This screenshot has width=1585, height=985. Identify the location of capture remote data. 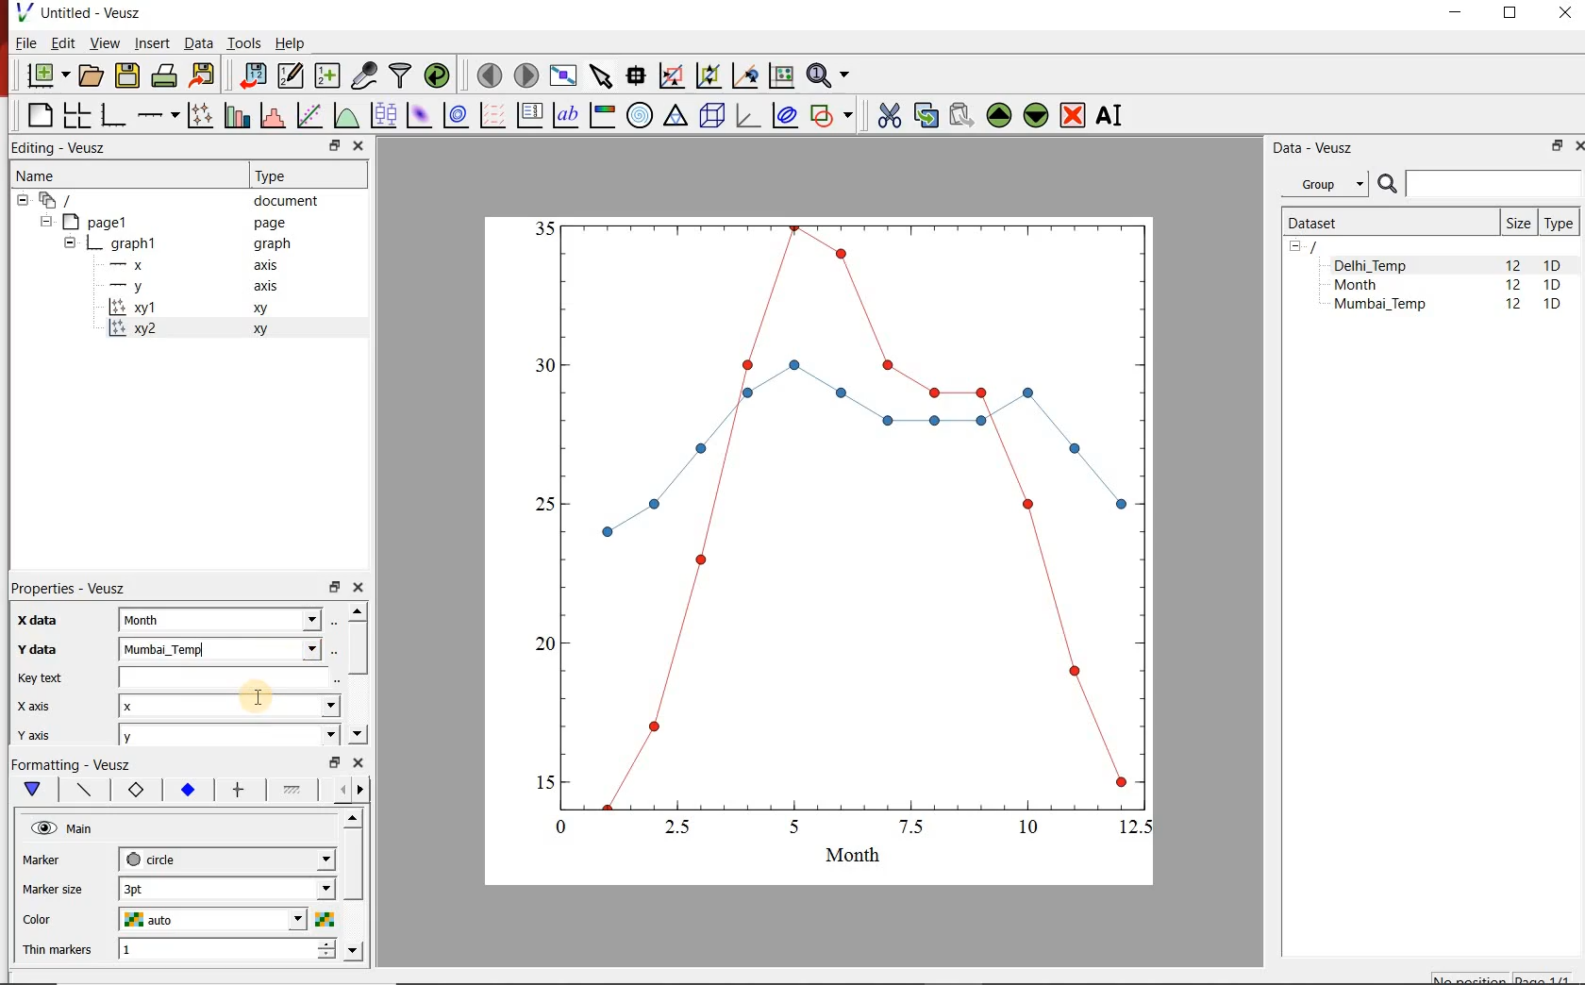
(365, 75).